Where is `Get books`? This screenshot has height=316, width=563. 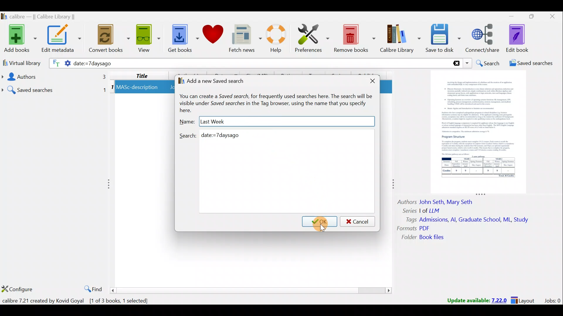
Get books is located at coordinates (181, 37).